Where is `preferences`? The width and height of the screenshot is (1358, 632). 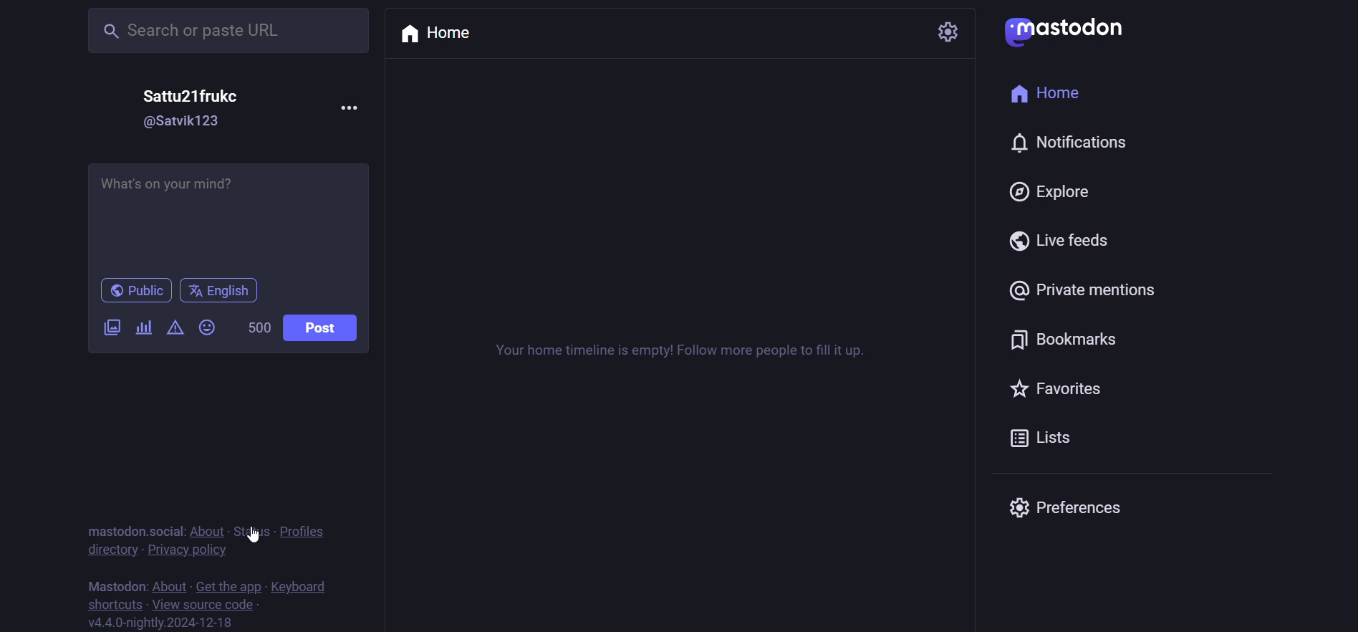
preferences is located at coordinates (1072, 507).